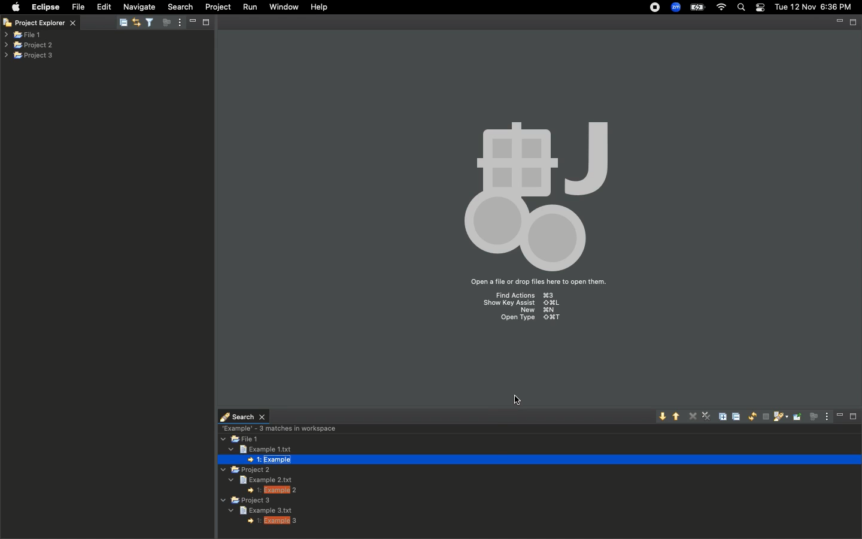 The width and height of the screenshot is (862, 539). I want to click on 1 Example 2, so click(273, 490).